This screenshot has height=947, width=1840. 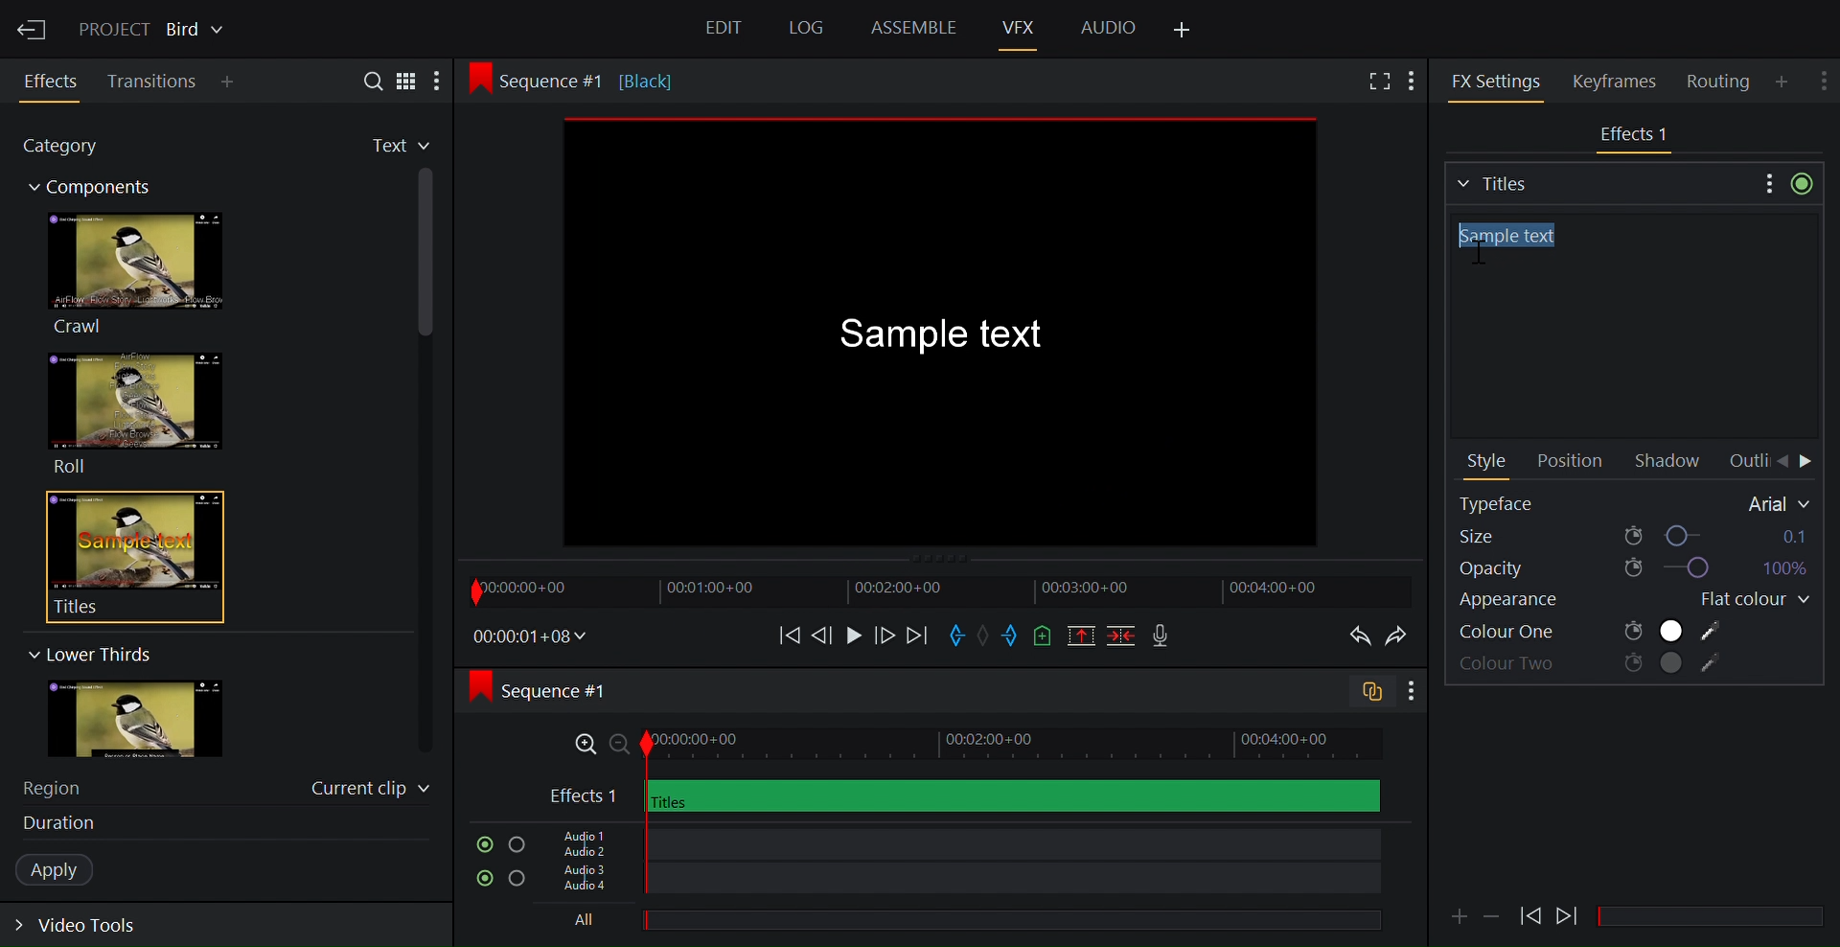 What do you see at coordinates (1162, 636) in the screenshot?
I see `Record voice over` at bounding box center [1162, 636].